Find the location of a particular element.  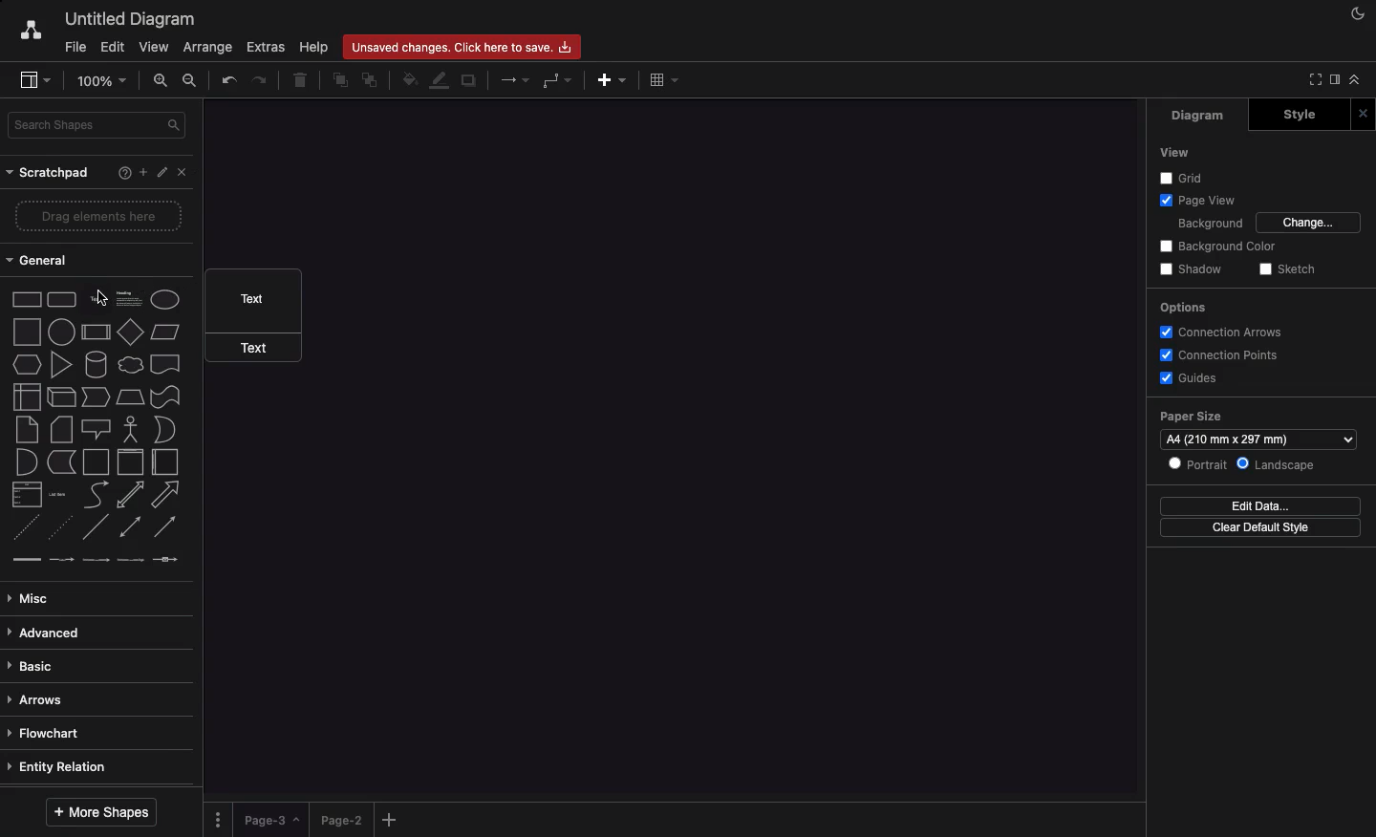

Zoom out is located at coordinates (194, 82).